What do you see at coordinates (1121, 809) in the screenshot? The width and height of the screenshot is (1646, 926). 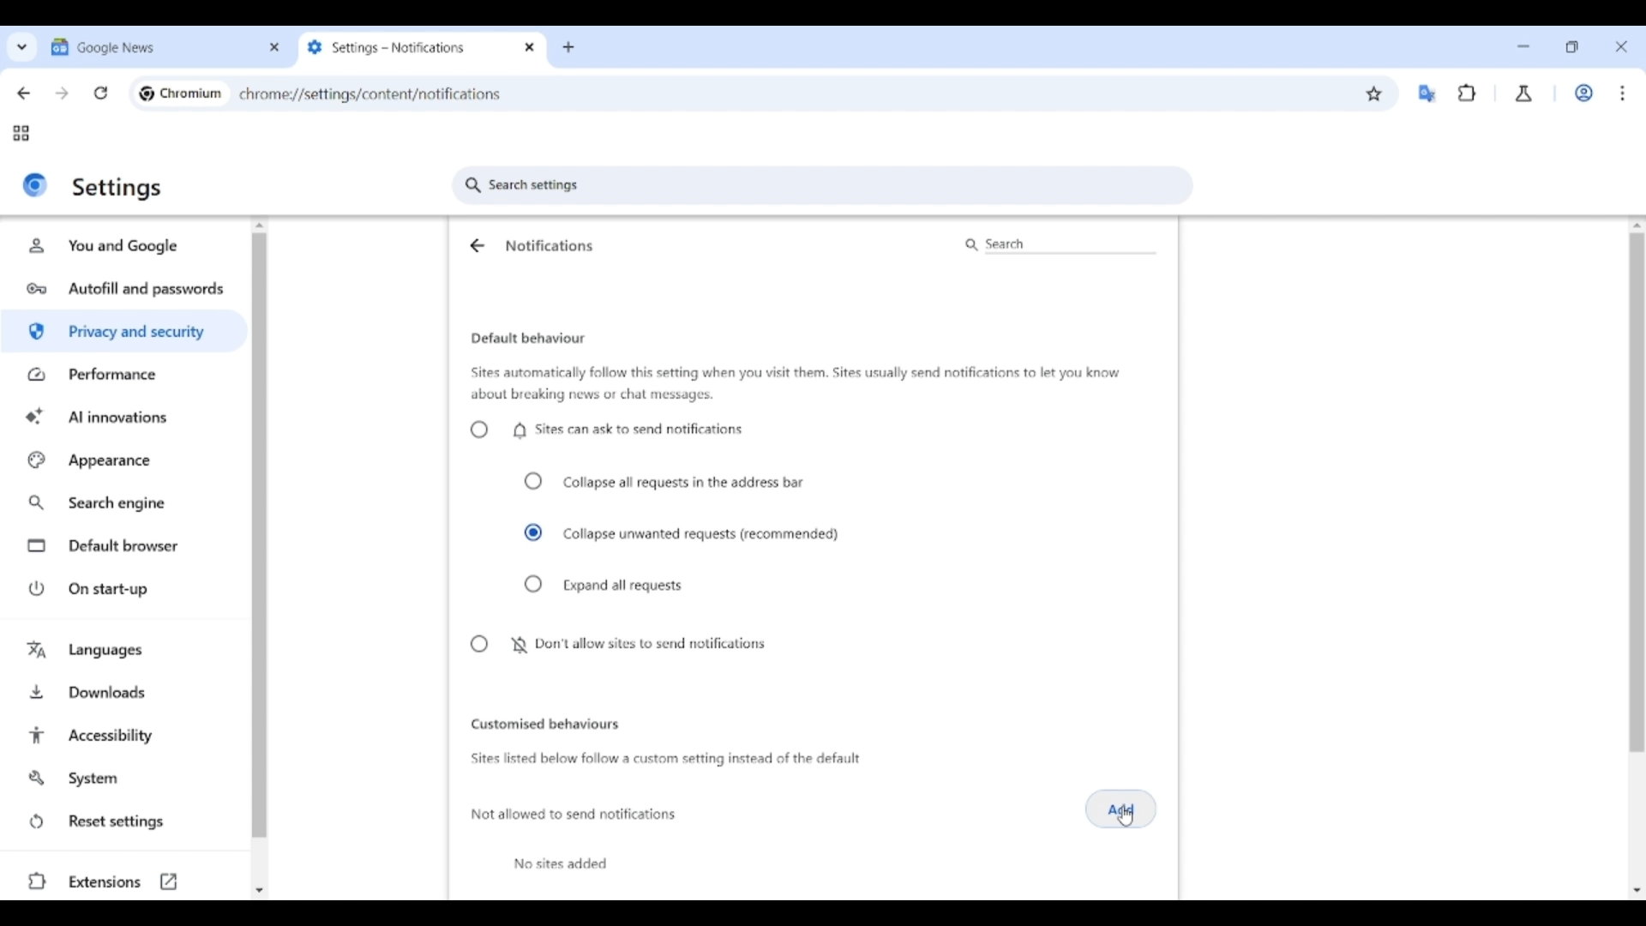 I see `Click to add sites not allowed to send notifications` at bounding box center [1121, 809].